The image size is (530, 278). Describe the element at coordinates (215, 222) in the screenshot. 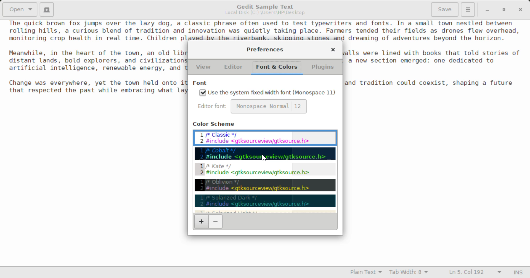

I see `Remove Scheme` at that location.